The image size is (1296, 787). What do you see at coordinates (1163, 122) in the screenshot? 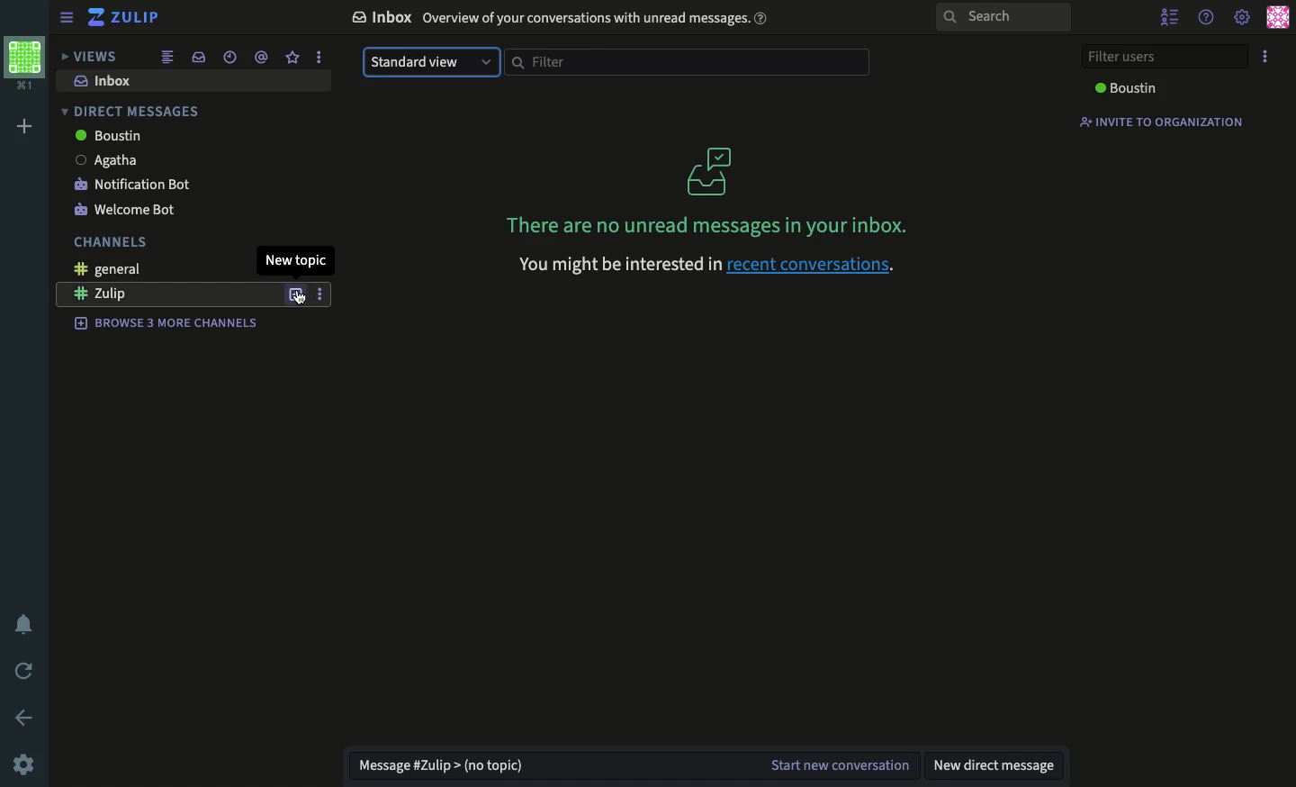
I see `invite to organization ` at bounding box center [1163, 122].